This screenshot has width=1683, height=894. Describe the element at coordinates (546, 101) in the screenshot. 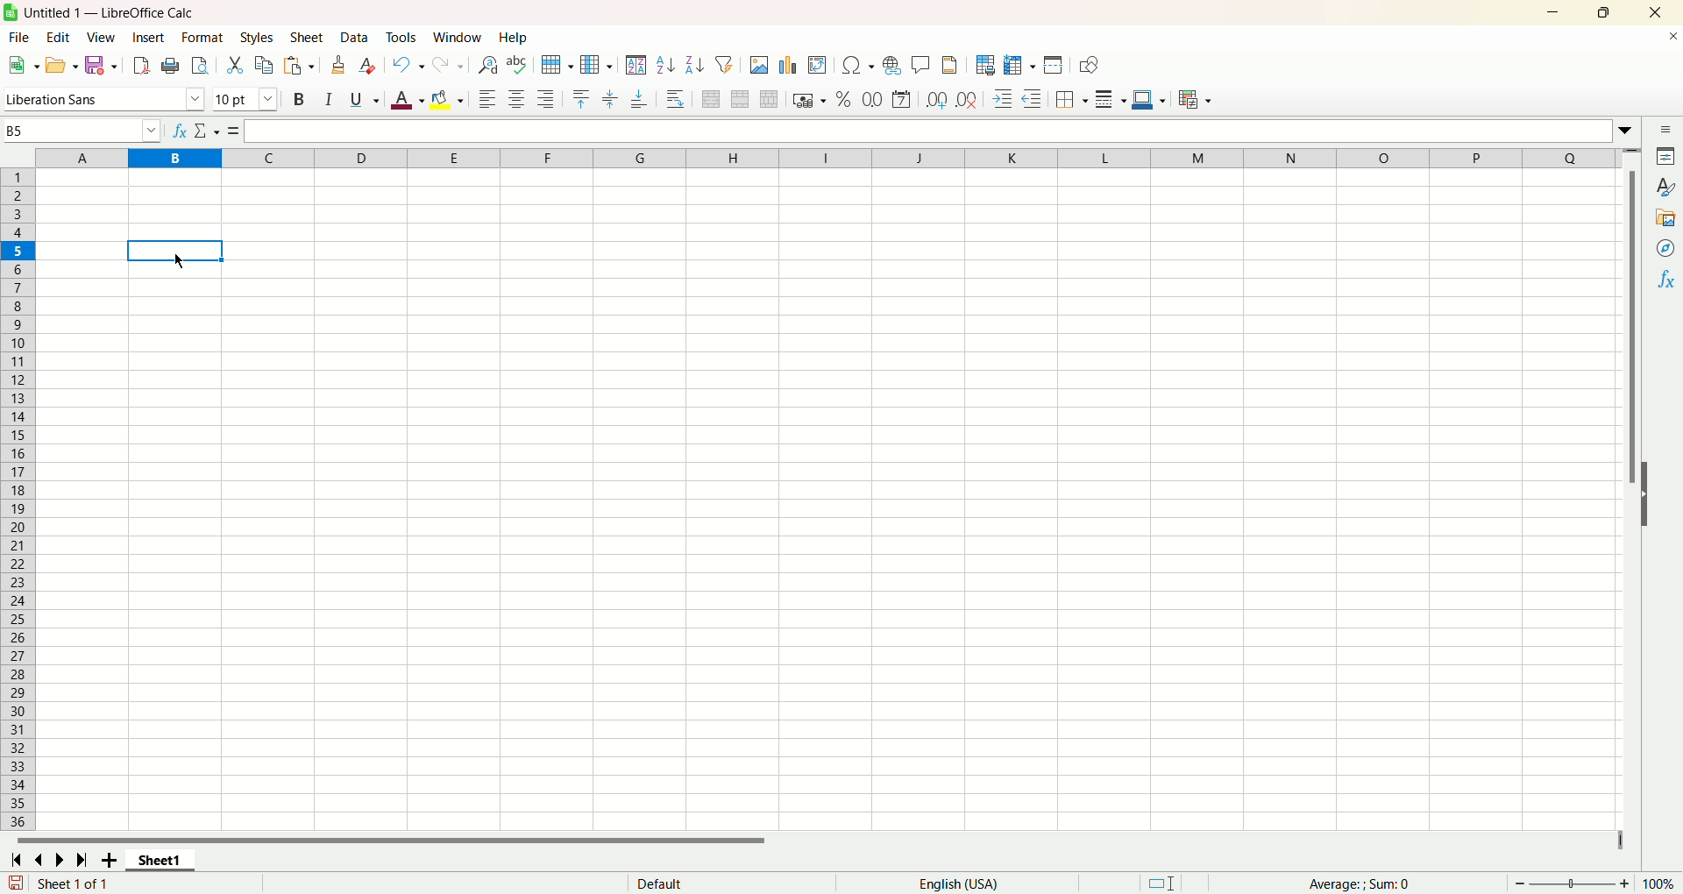

I see `align right` at that location.